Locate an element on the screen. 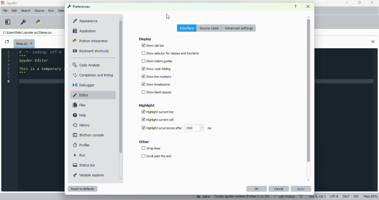 This screenshot has height=200, width=379. browse tabs is located at coordinates (7, 42).